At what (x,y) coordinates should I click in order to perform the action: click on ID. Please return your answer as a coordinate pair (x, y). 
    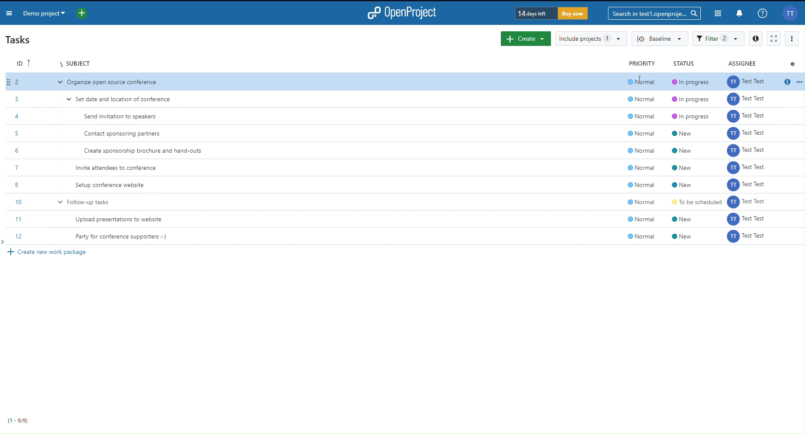
    Looking at the image, I should click on (23, 62).